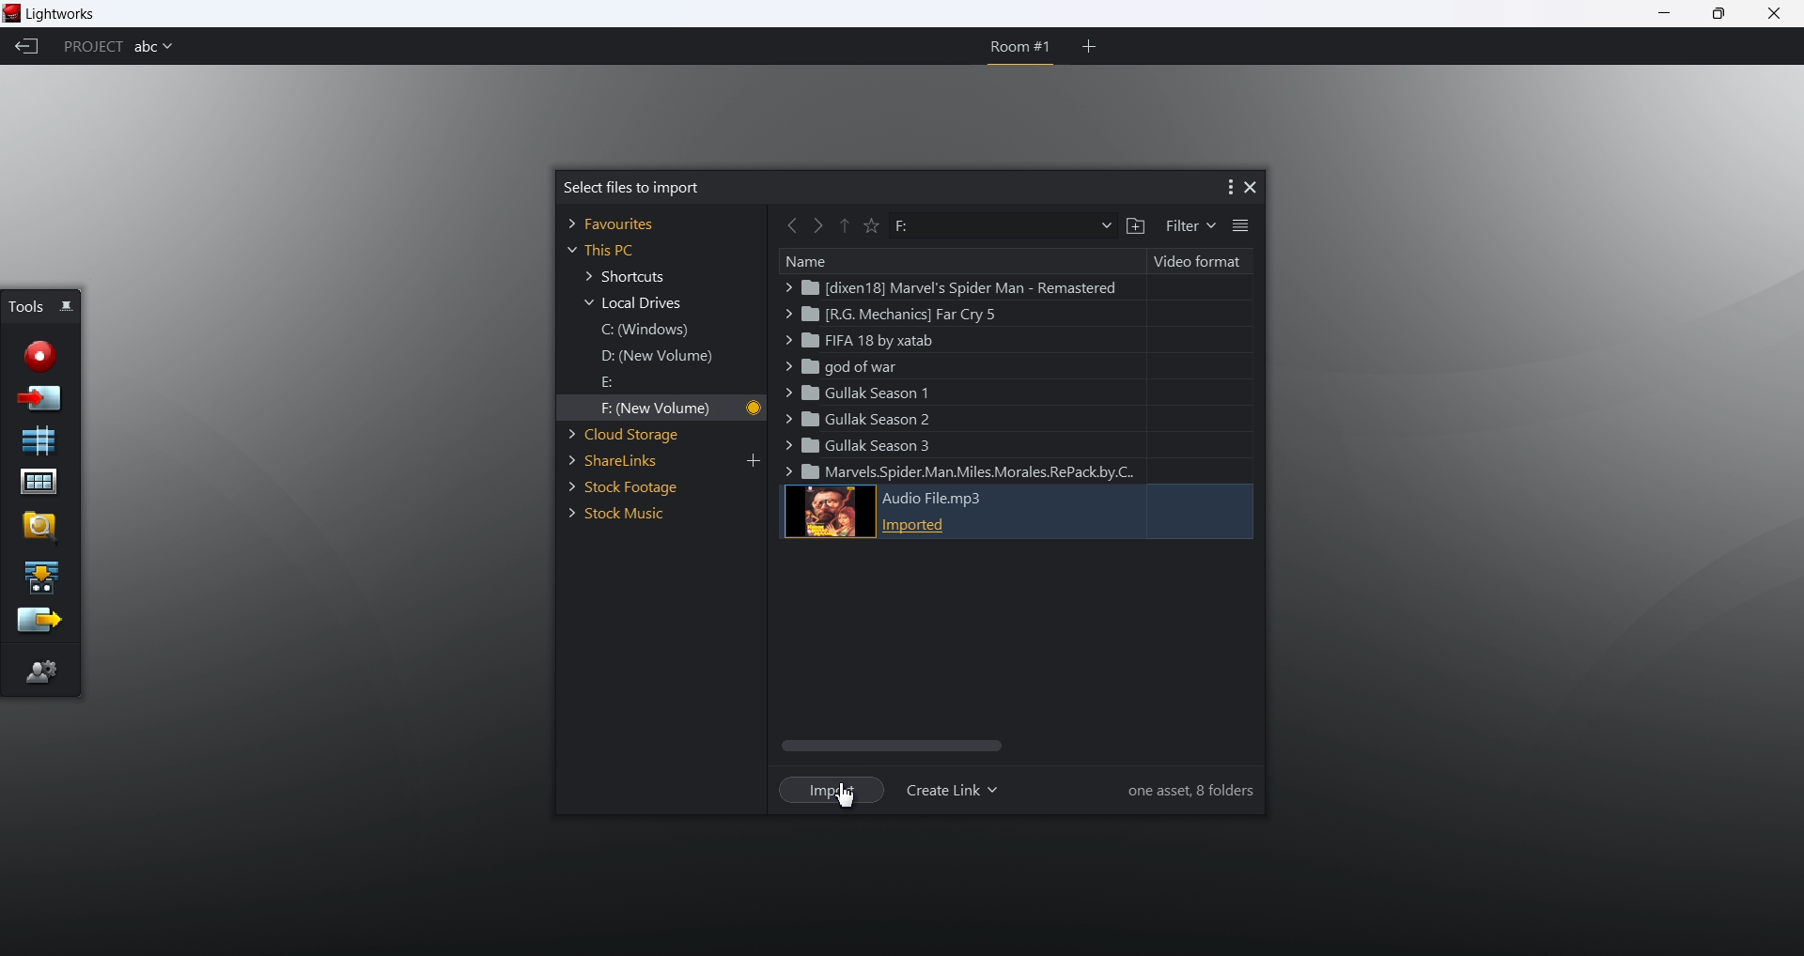 This screenshot has width=1804, height=956. What do you see at coordinates (892, 746) in the screenshot?
I see `scroll bar` at bounding box center [892, 746].